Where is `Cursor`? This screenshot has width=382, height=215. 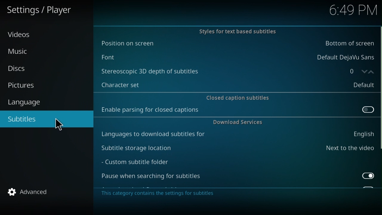
Cursor is located at coordinates (59, 125).